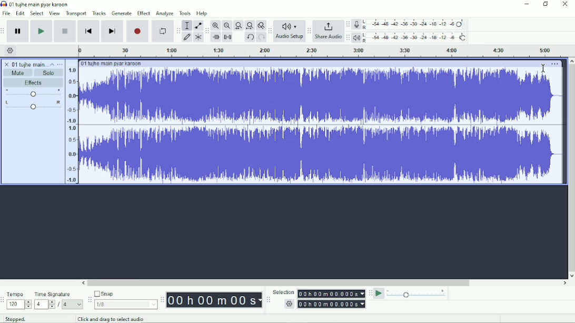 The width and height of the screenshot is (575, 323). What do you see at coordinates (215, 25) in the screenshot?
I see `Zoom In` at bounding box center [215, 25].